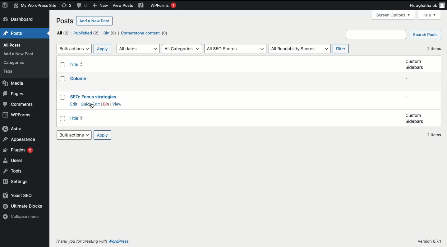 The height and width of the screenshot is (247, 447). I want to click on Posts, so click(66, 22).